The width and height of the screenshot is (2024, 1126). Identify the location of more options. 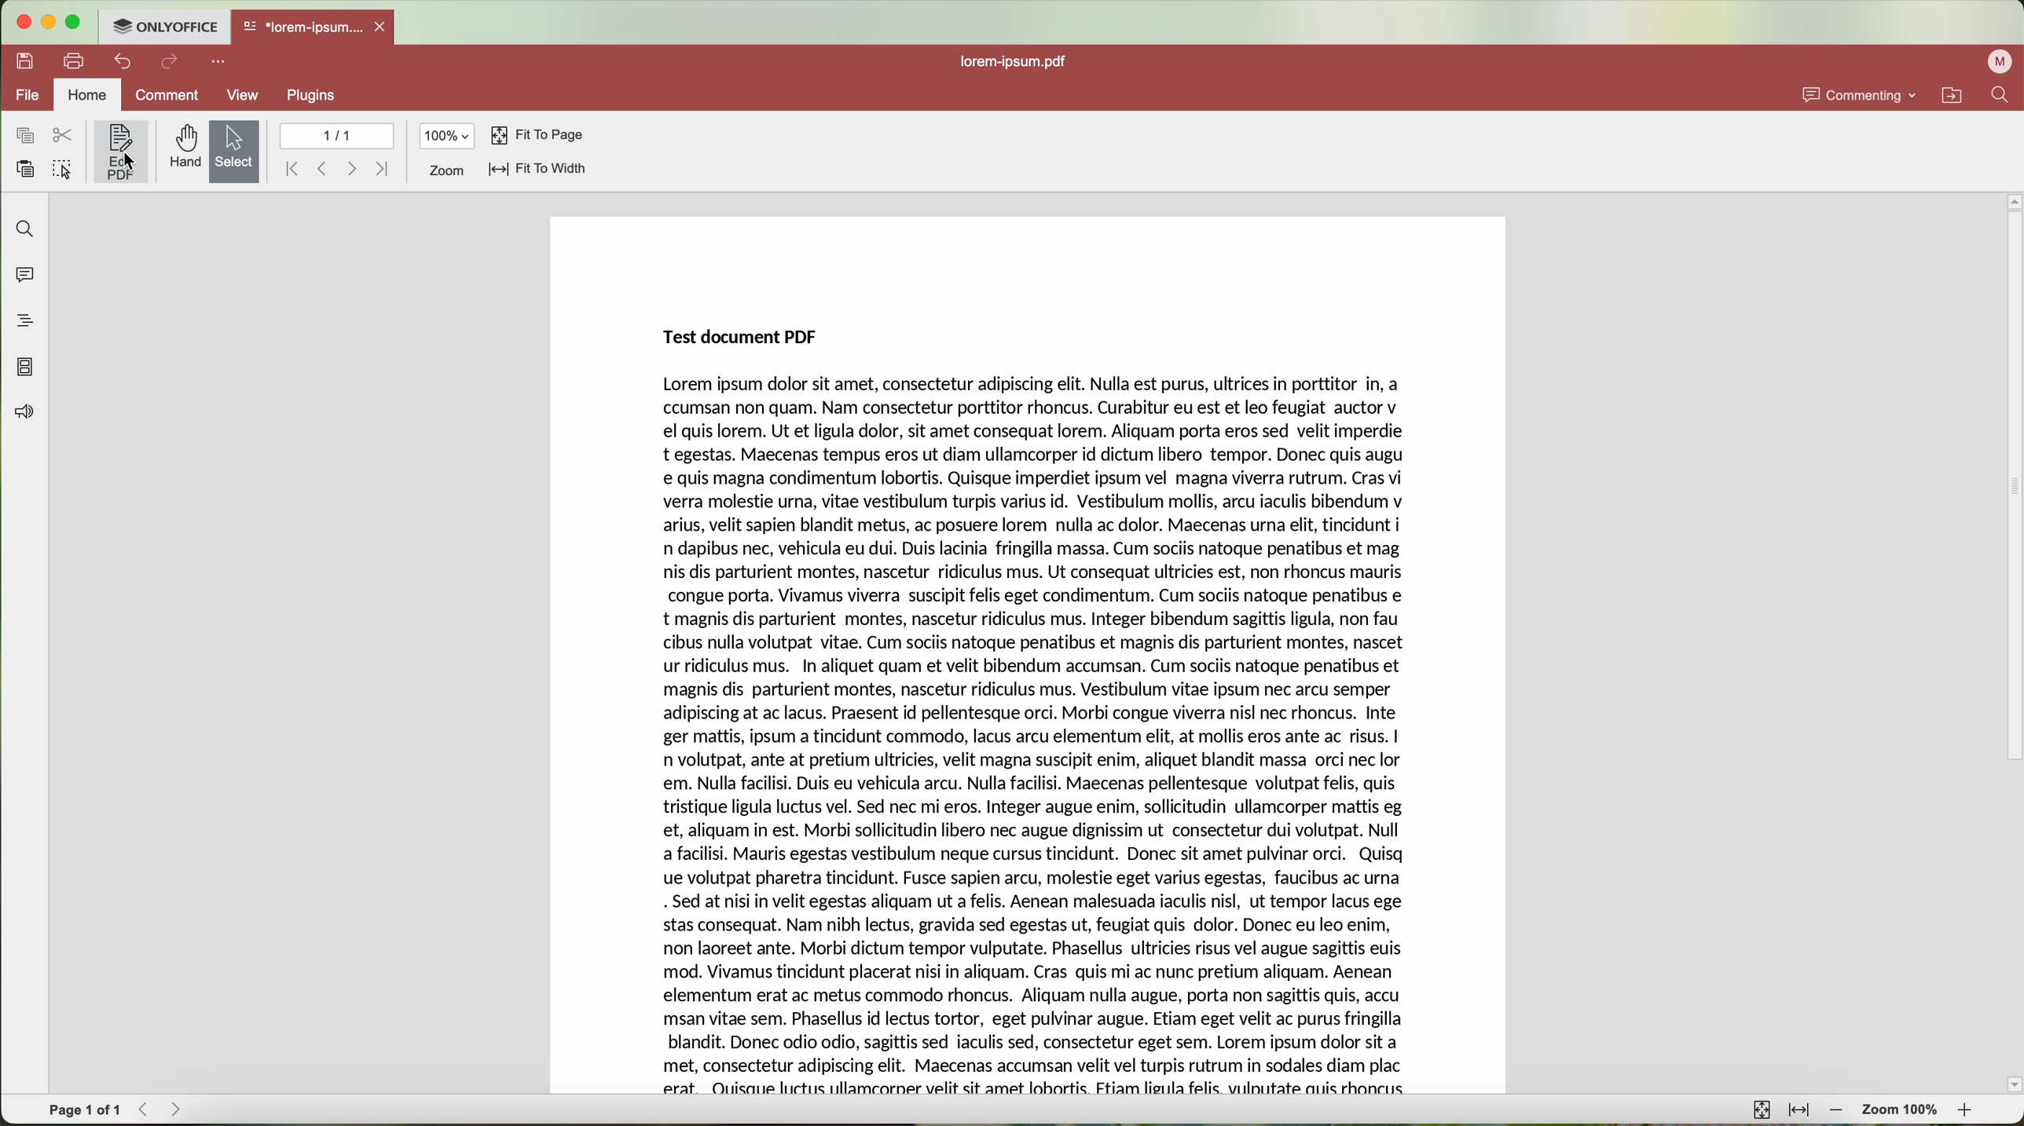
(222, 60).